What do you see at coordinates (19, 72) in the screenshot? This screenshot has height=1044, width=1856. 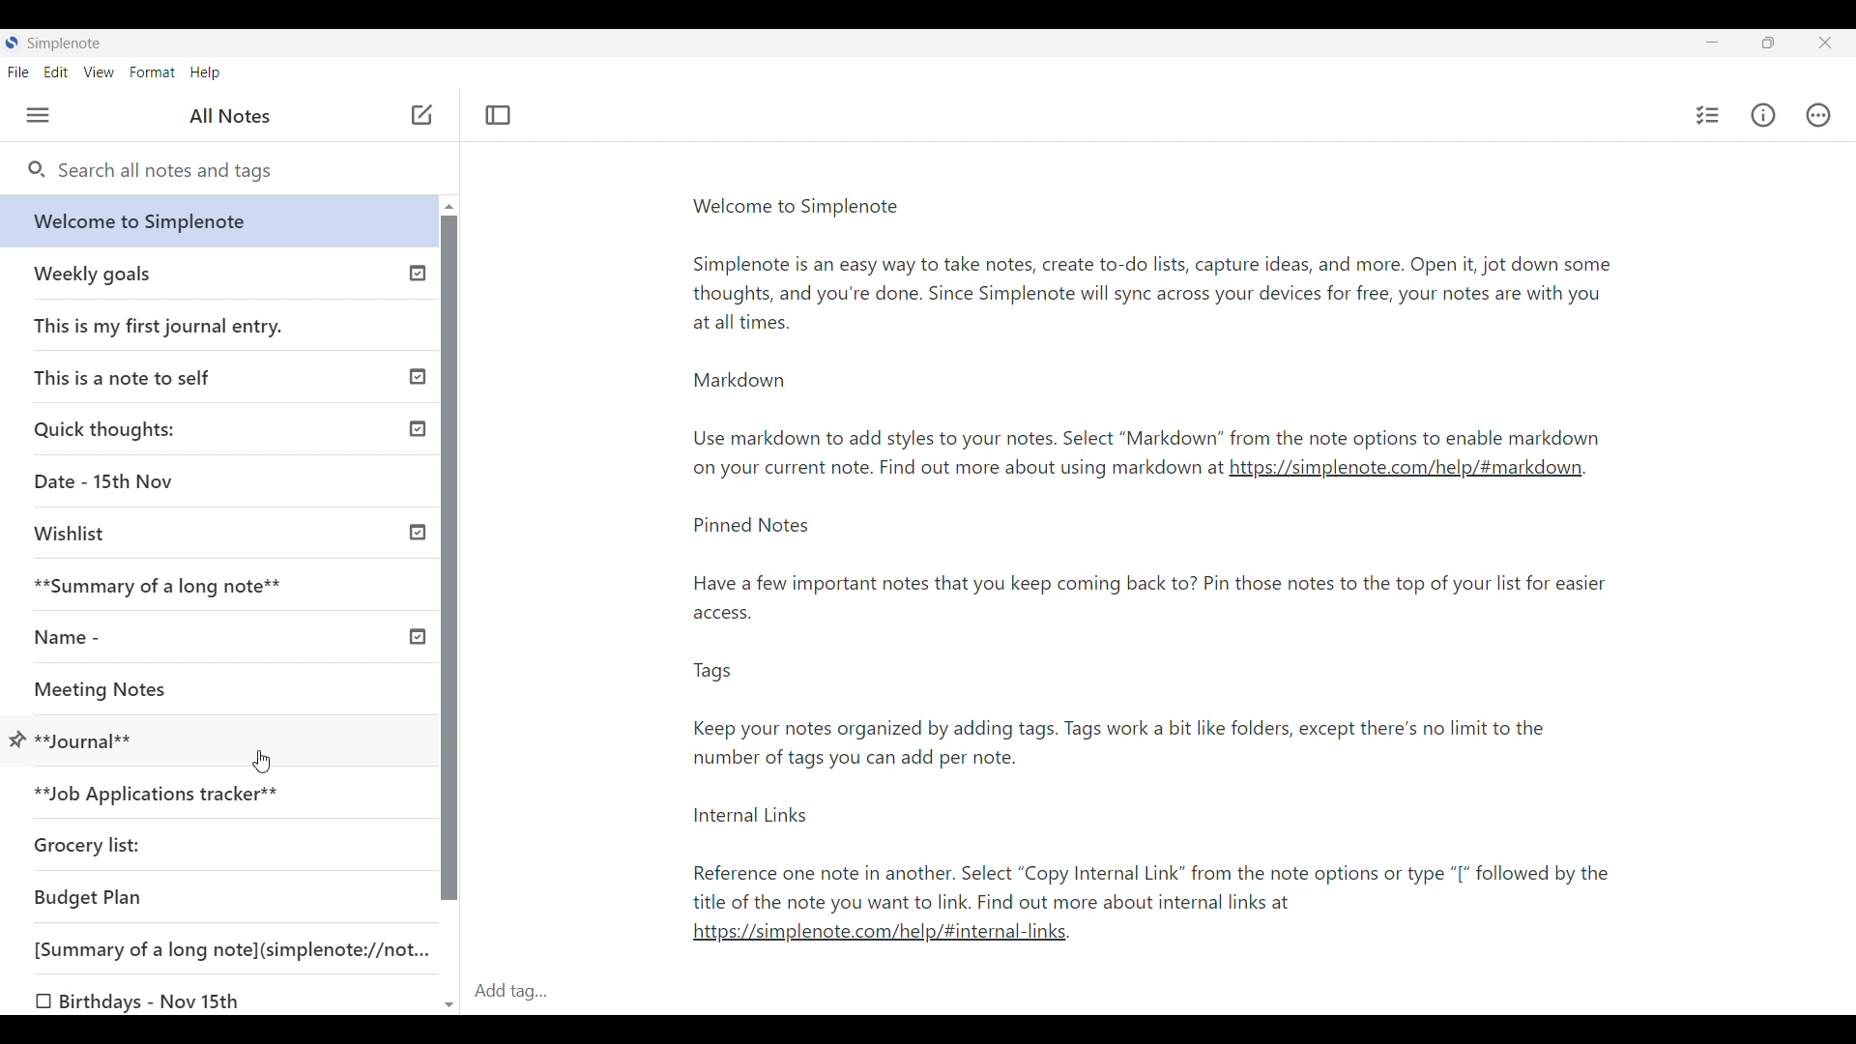 I see `File menu` at bounding box center [19, 72].